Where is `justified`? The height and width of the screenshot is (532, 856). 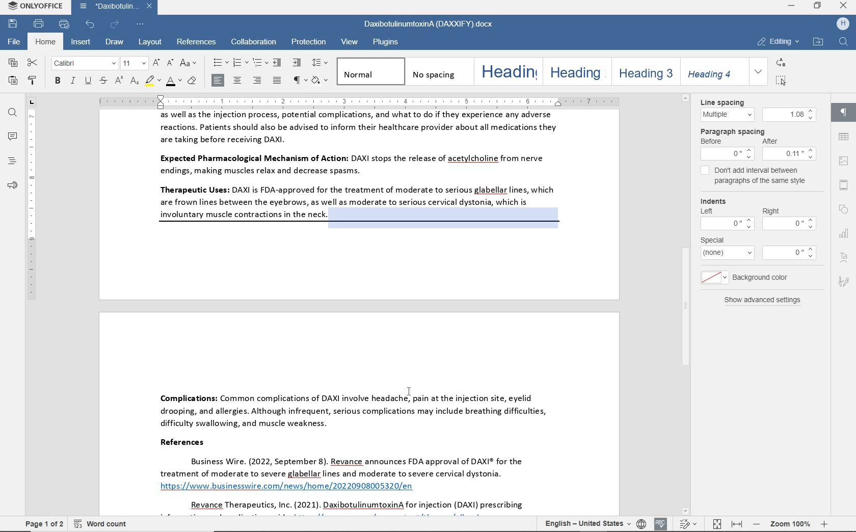 justified is located at coordinates (278, 81).